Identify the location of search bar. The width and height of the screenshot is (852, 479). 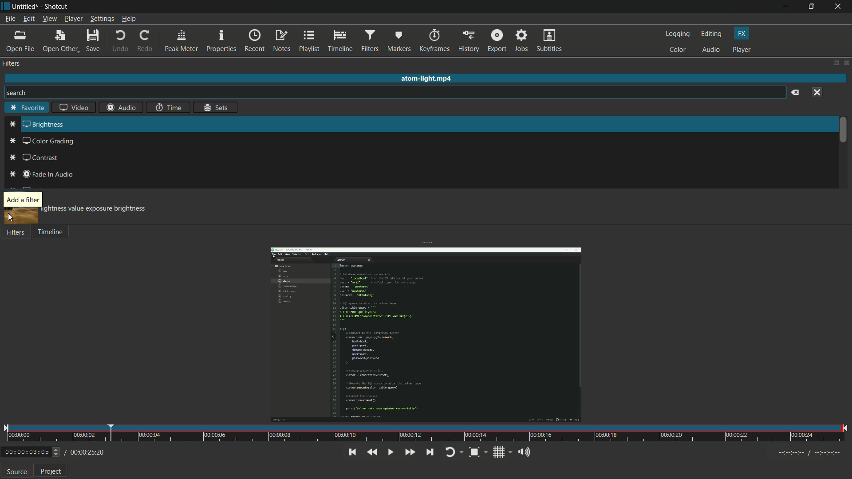
(396, 93).